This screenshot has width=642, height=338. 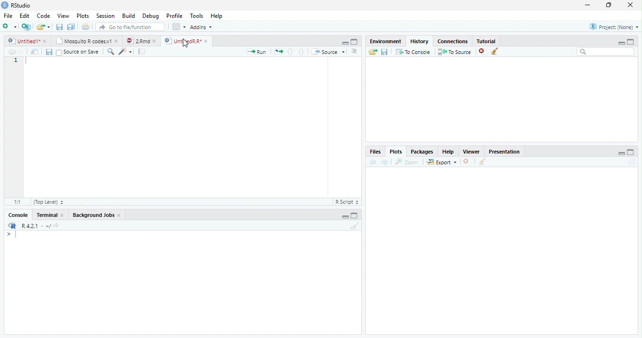 I want to click on minimize, so click(x=621, y=43).